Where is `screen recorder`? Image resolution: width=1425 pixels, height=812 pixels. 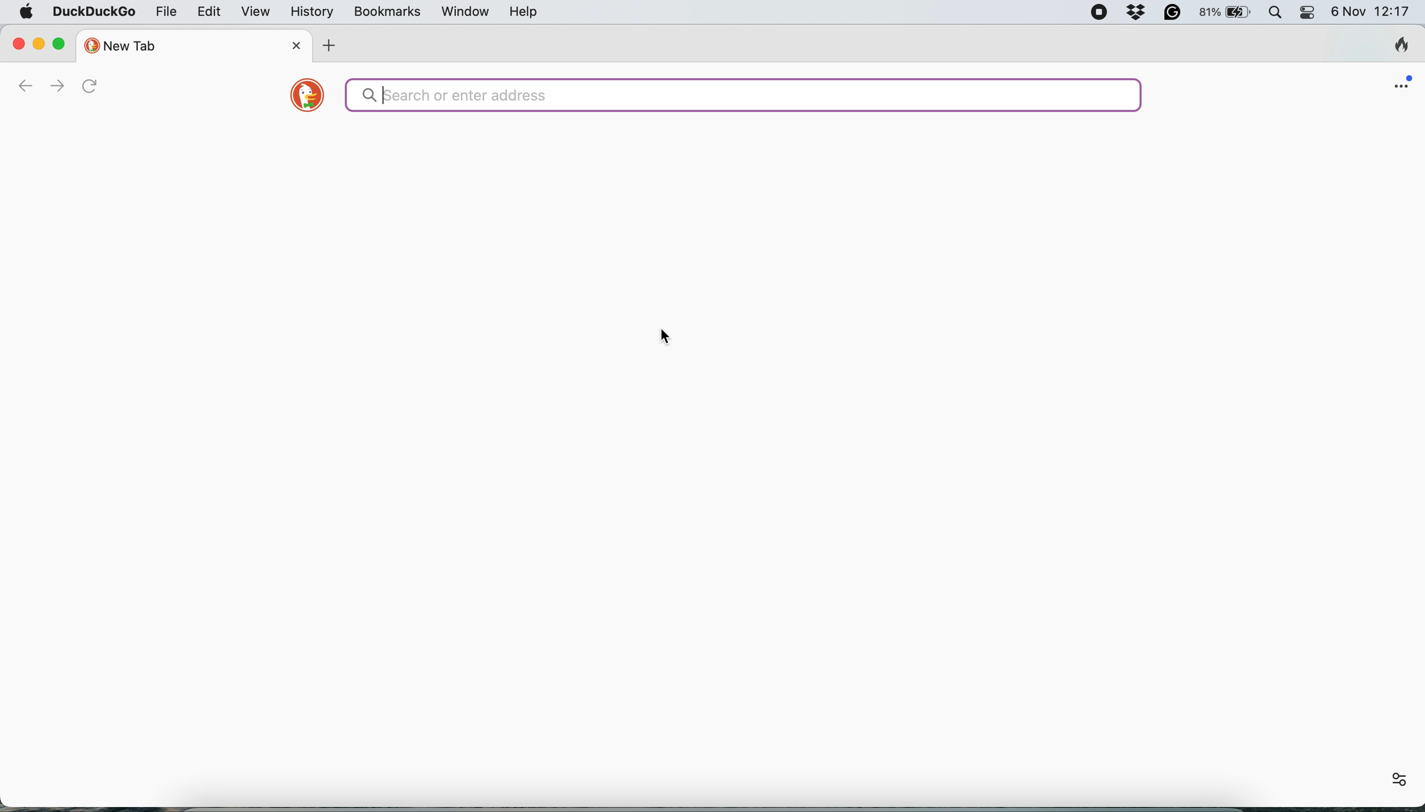 screen recorder is located at coordinates (1102, 15).